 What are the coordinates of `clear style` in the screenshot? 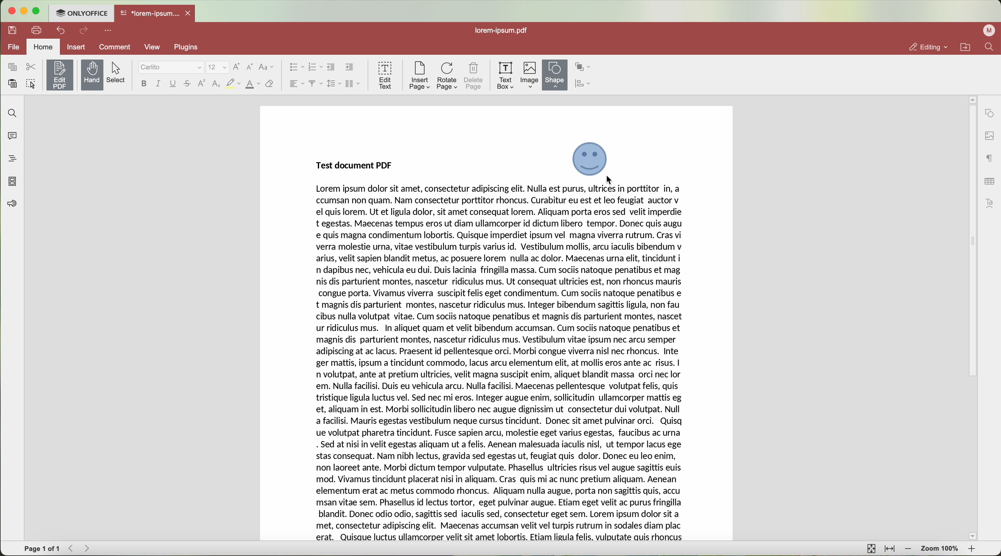 It's located at (269, 84).